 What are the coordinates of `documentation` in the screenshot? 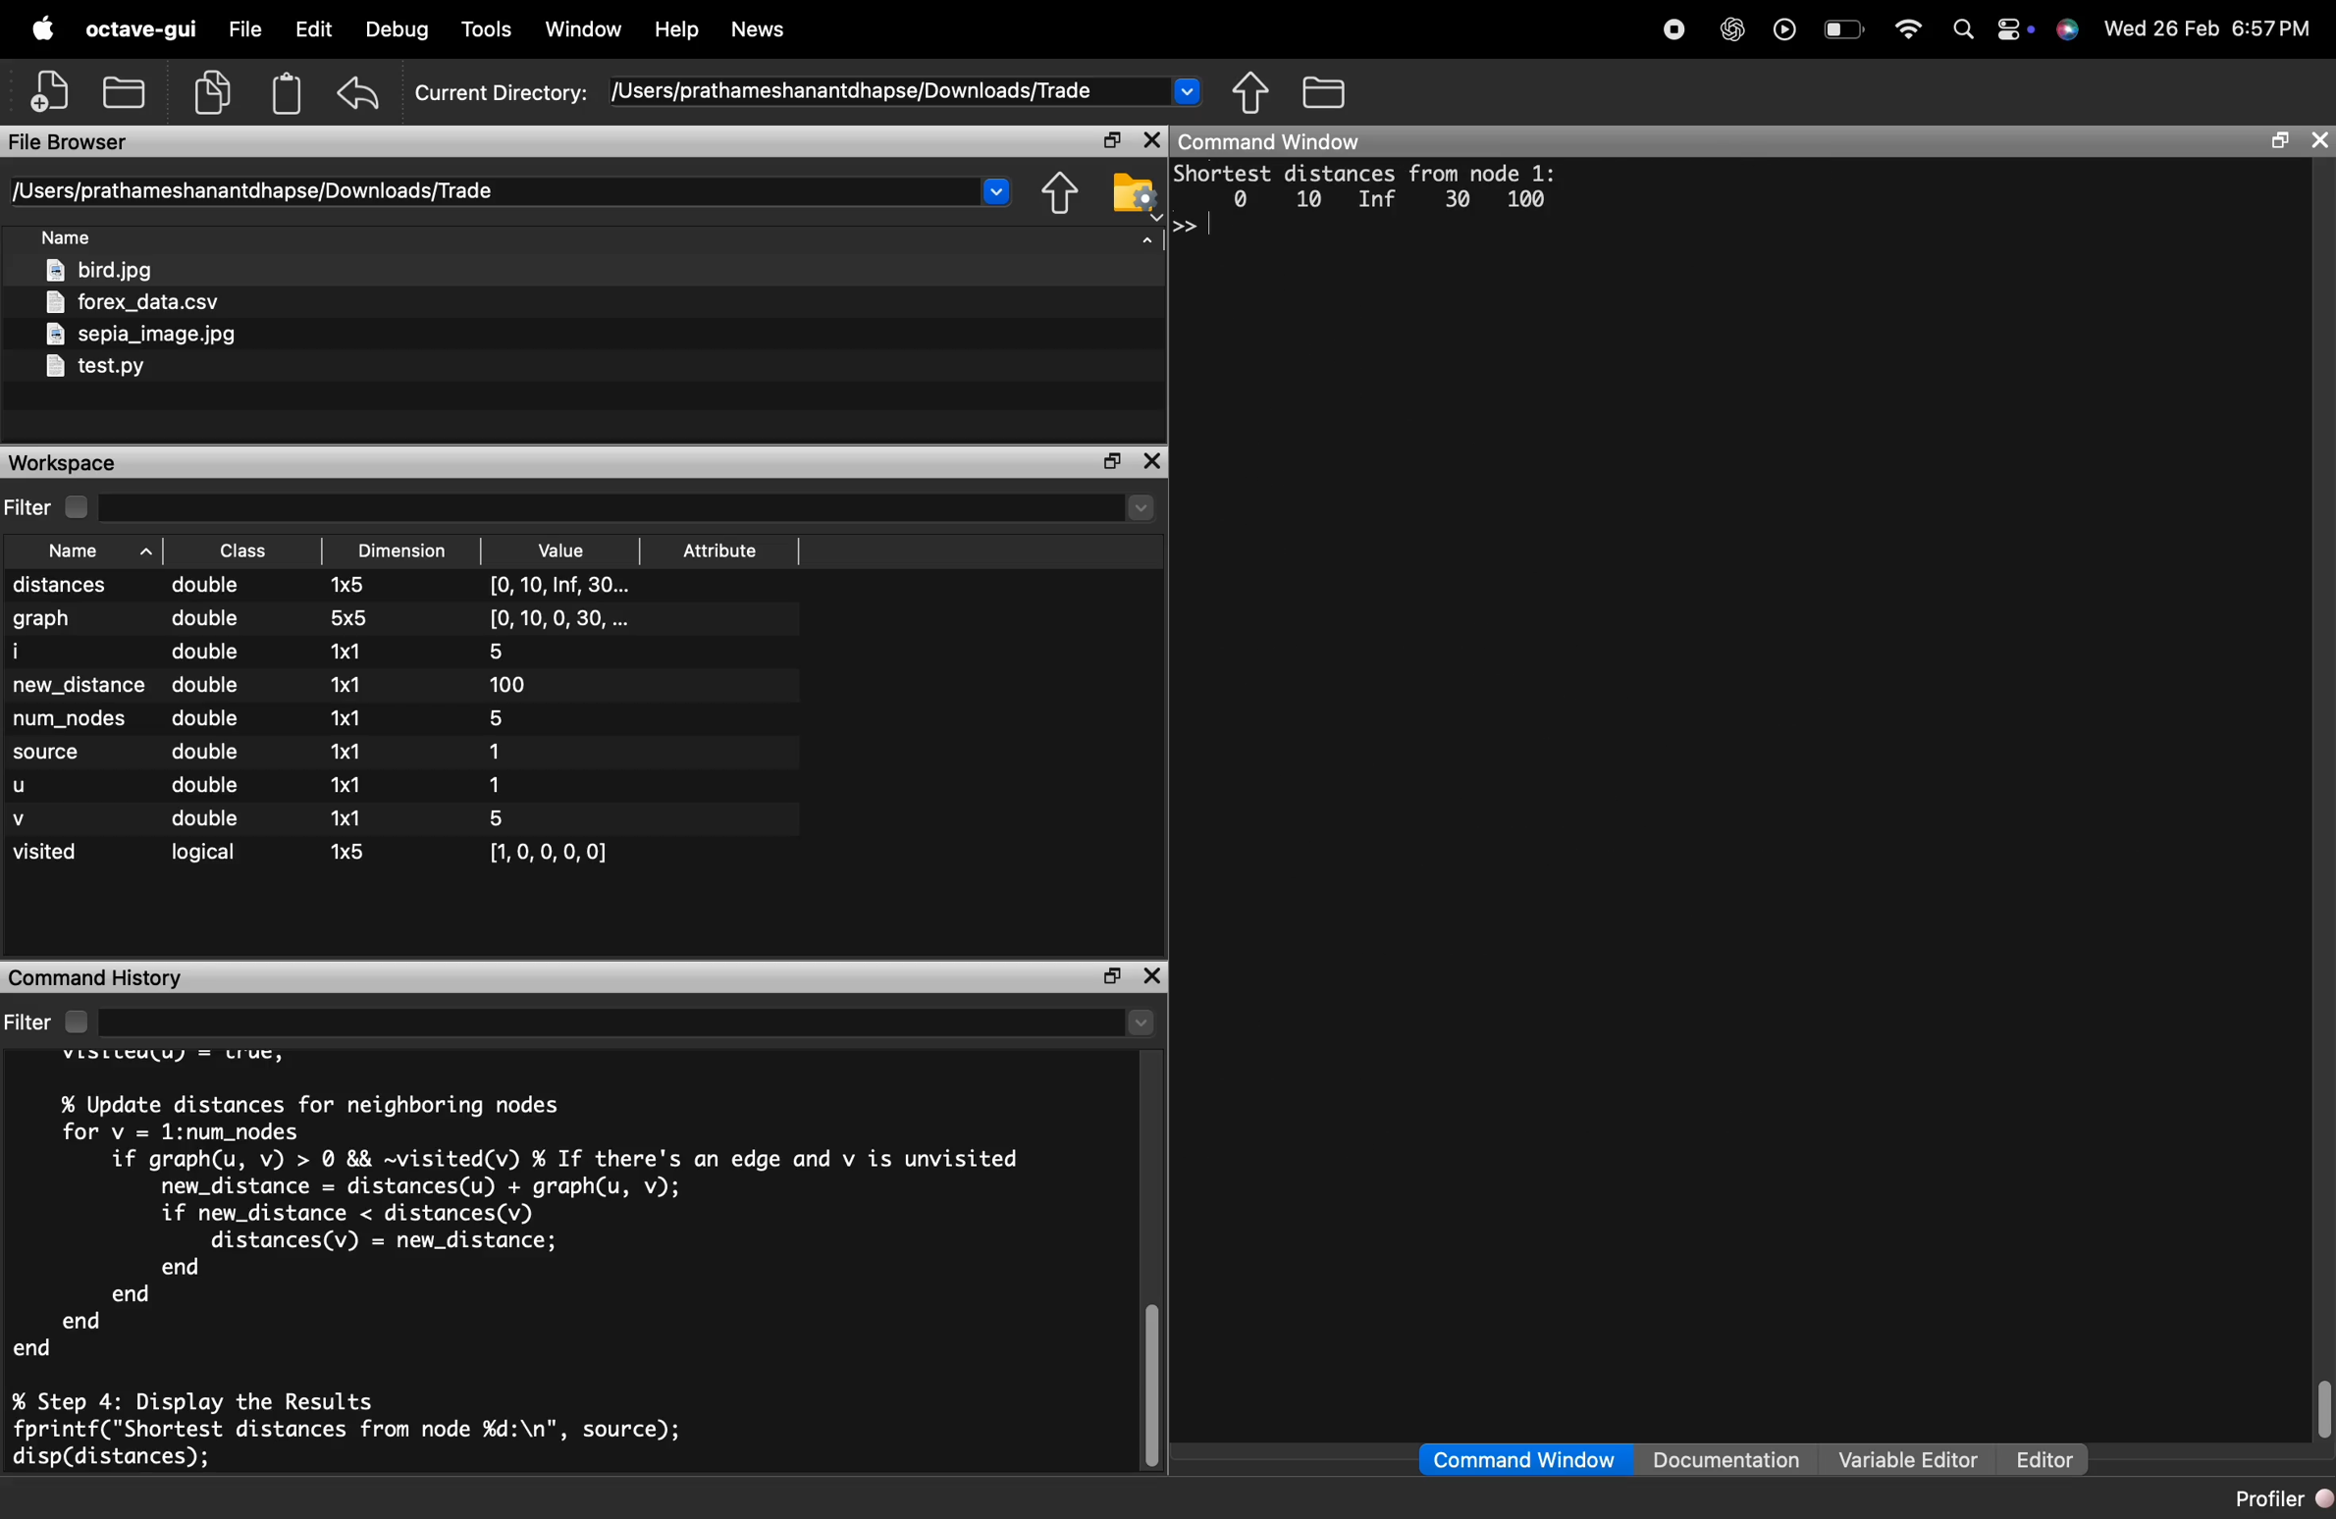 It's located at (1728, 1459).